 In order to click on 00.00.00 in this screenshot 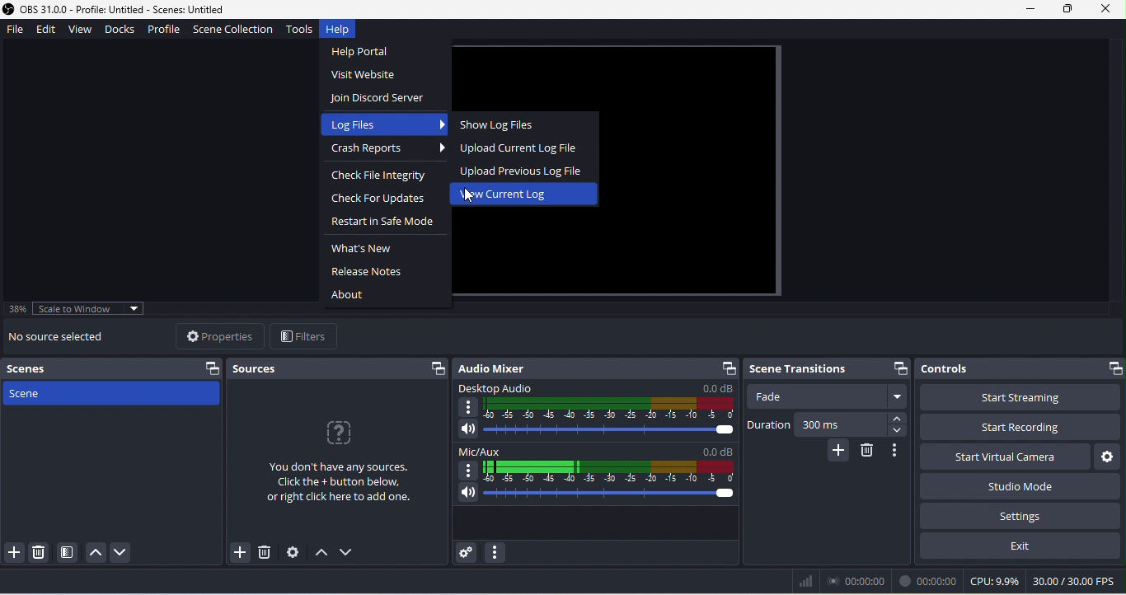, I will do `click(861, 581)`.